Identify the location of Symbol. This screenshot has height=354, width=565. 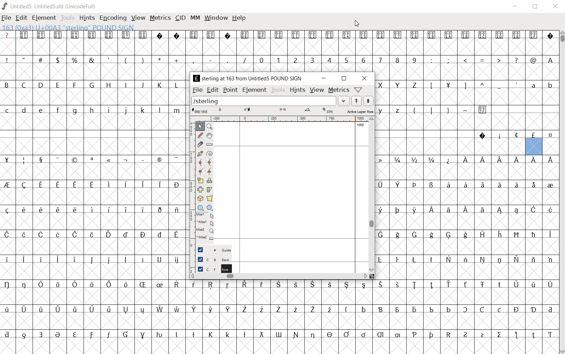
(533, 260).